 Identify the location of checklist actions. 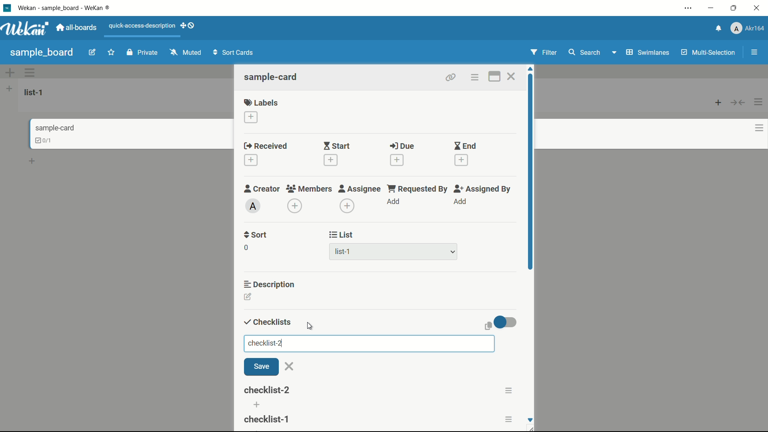
(508, 390).